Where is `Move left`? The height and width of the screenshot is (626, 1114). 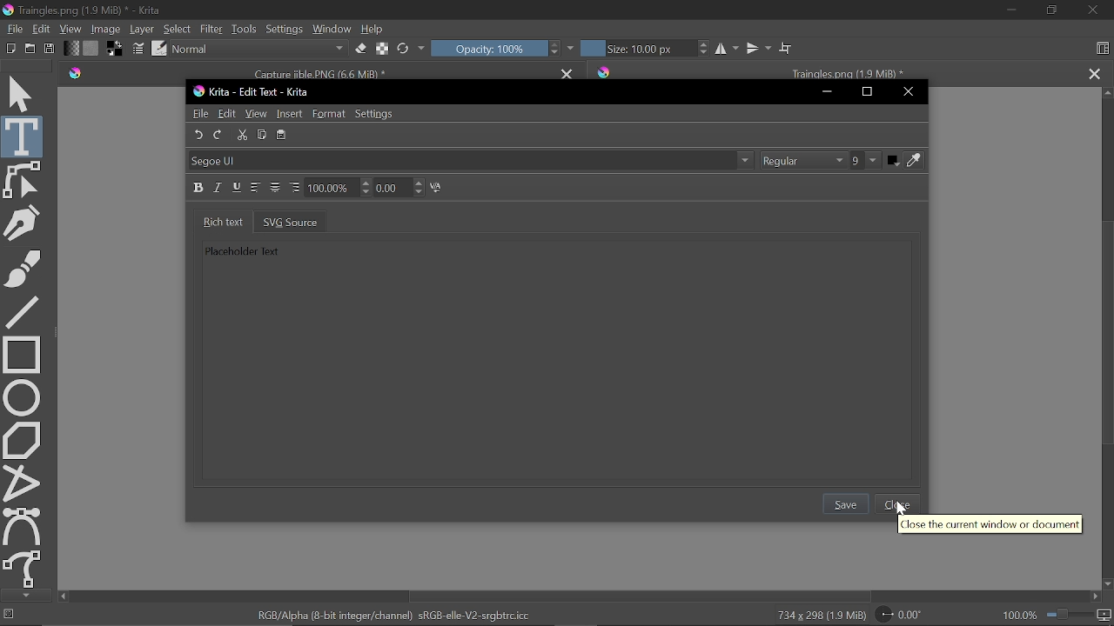
Move left is located at coordinates (63, 596).